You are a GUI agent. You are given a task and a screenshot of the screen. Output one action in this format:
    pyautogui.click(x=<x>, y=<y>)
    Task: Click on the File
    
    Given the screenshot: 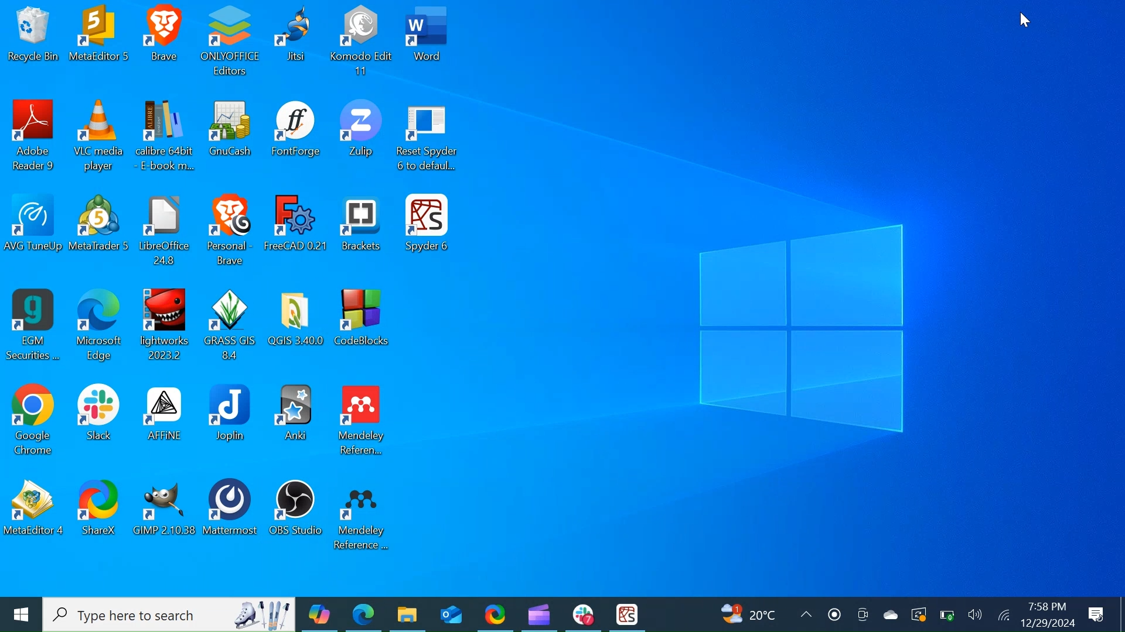 What is the action you would take?
    pyautogui.click(x=167, y=230)
    